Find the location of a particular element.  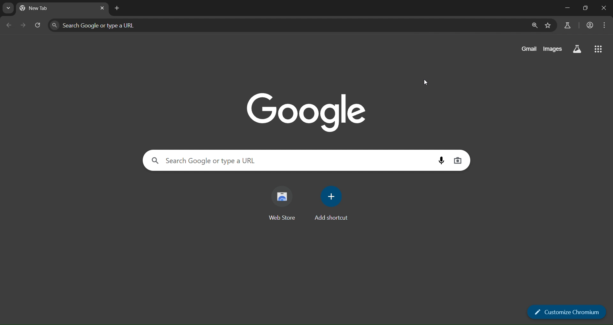

Search Google or type a URL is located at coordinates (101, 25).